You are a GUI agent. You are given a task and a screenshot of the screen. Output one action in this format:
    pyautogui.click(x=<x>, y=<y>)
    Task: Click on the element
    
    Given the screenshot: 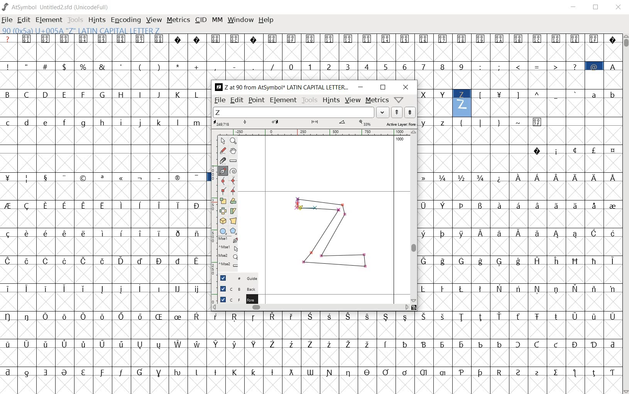 What is the action you would take?
    pyautogui.click(x=50, y=19)
    